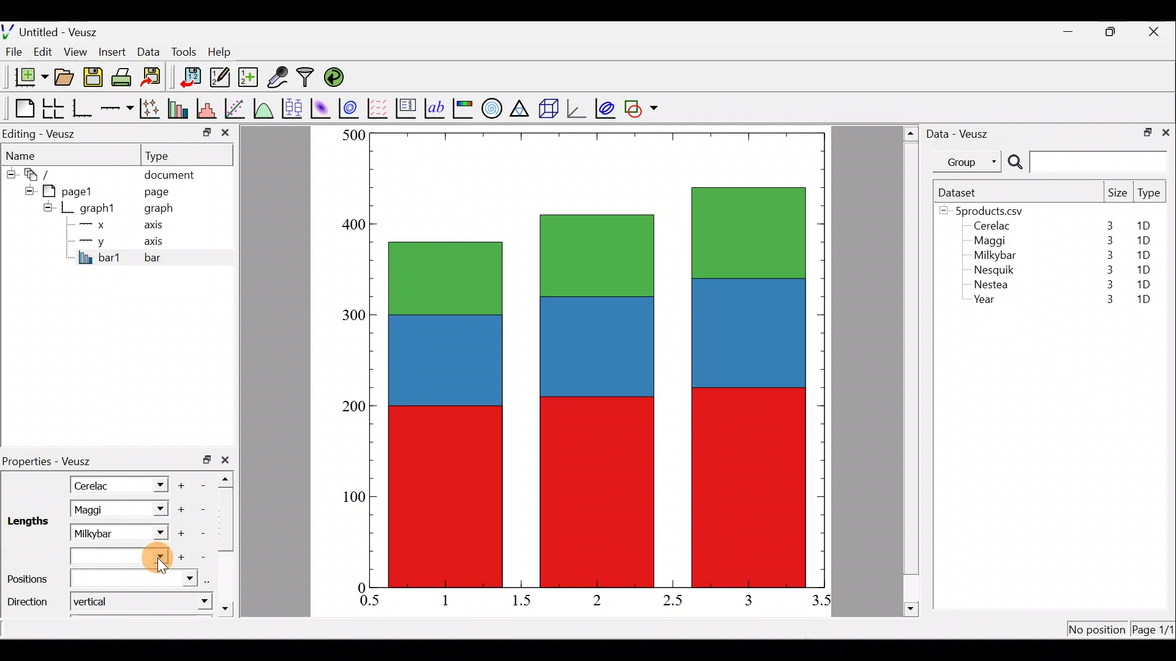  Describe the element at coordinates (73, 190) in the screenshot. I see `pagel` at that location.